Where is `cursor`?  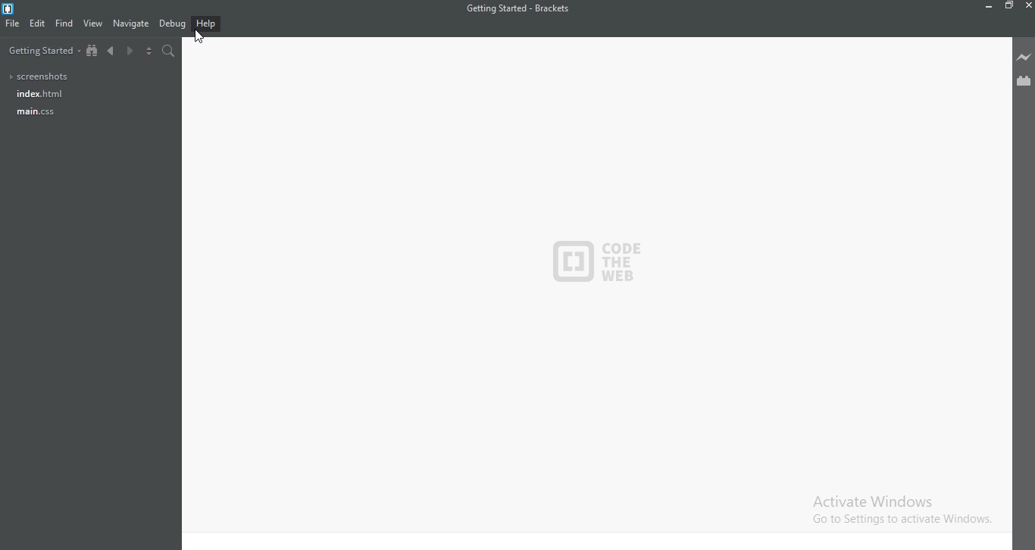 cursor is located at coordinates (202, 37).